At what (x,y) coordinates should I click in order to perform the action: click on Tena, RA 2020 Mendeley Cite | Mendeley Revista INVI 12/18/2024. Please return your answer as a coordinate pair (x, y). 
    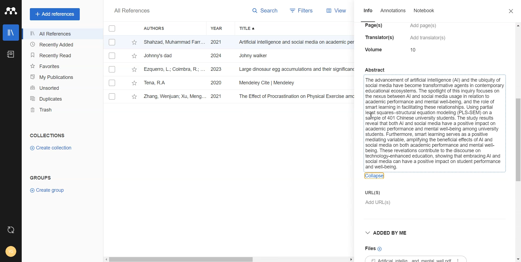
    Looking at the image, I should click on (224, 83).